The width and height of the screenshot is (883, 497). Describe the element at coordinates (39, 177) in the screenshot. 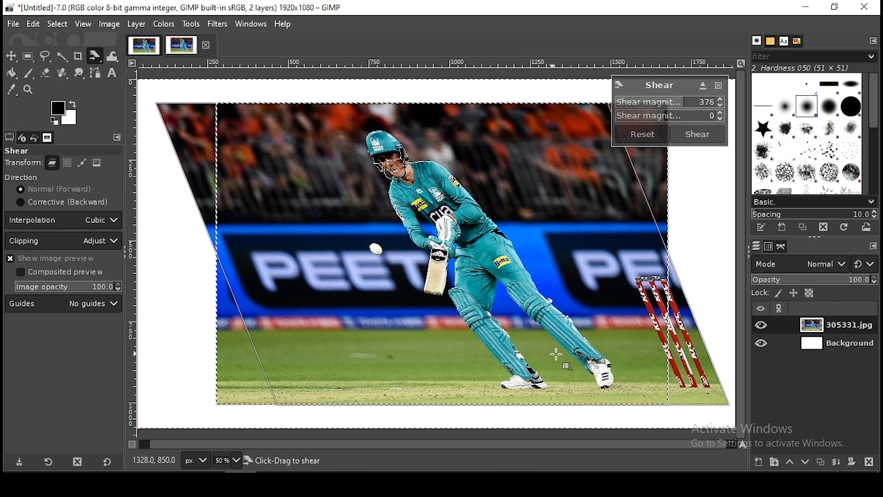

I see `direction` at that location.